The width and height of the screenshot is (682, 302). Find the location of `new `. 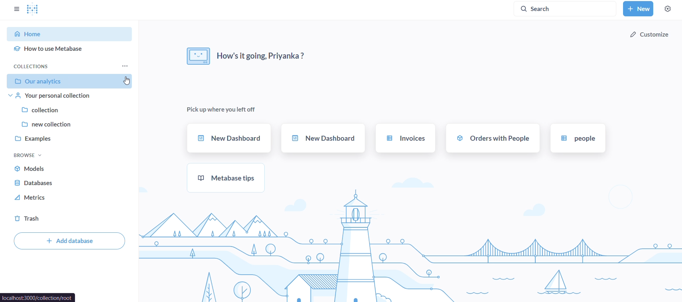

new  is located at coordinates (638, 9).